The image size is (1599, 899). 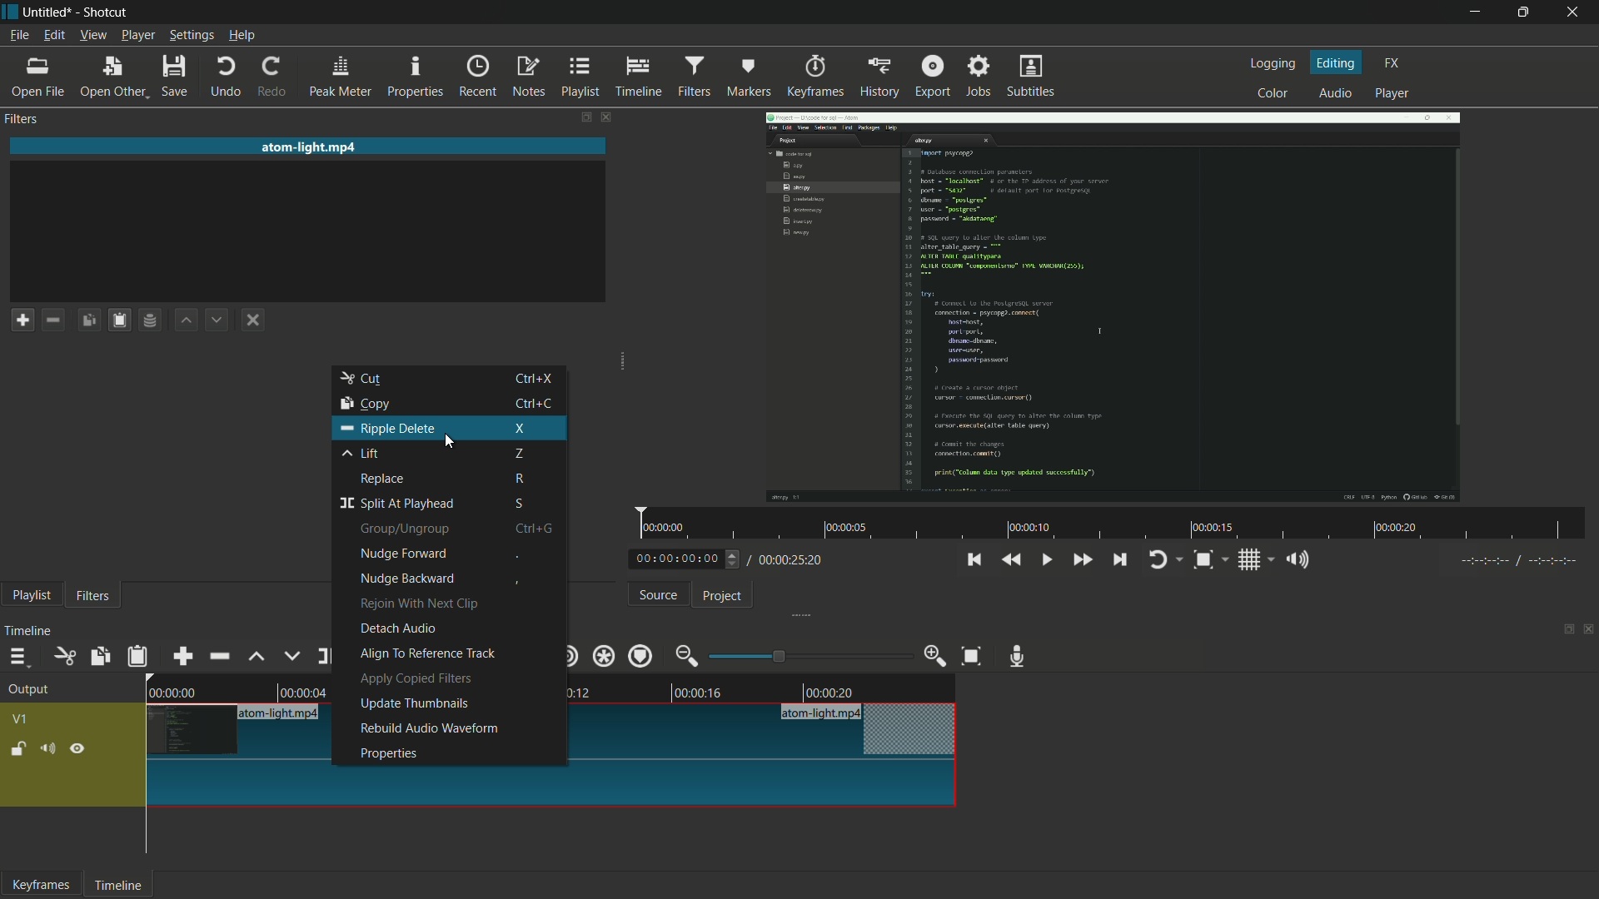 I want to click on change layout, so click(x=1565, y=631).